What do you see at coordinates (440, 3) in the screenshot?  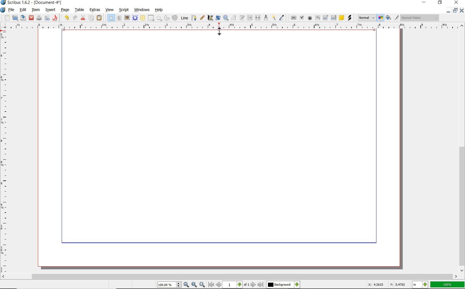 I see `restore` at bounding box center [440, 3].